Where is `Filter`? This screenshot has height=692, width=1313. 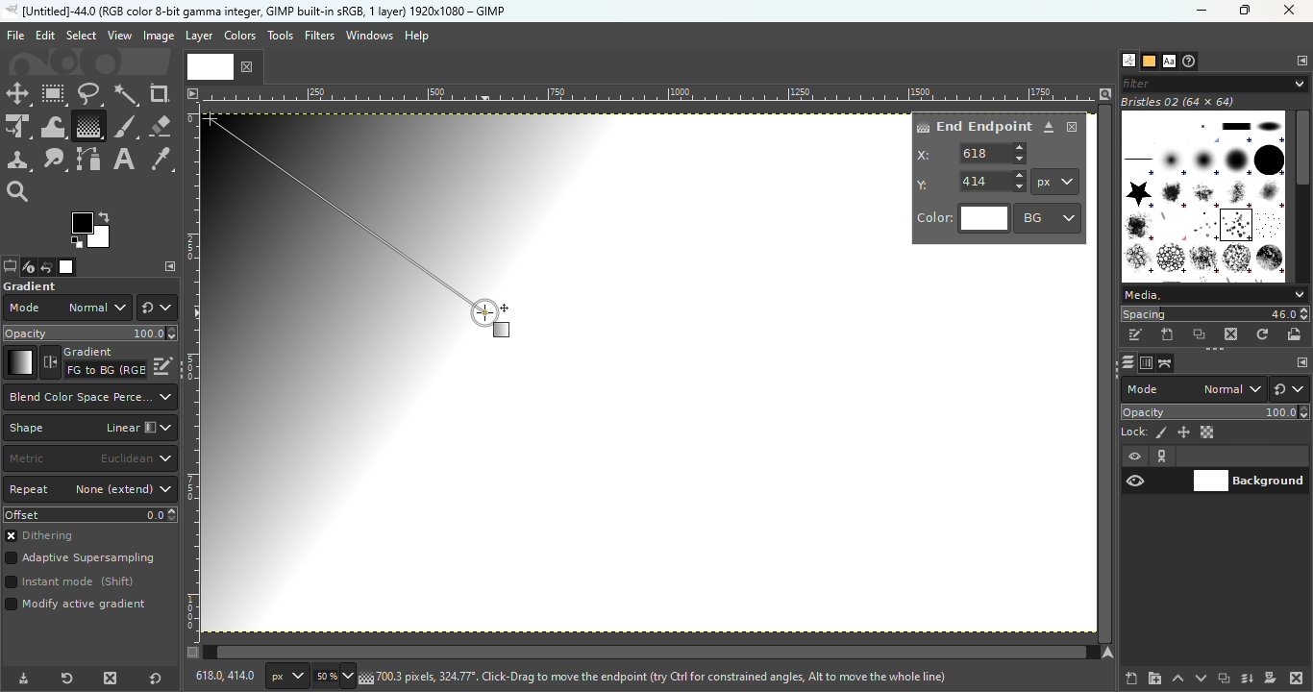
Filter is located at coordinates (1215, 83).